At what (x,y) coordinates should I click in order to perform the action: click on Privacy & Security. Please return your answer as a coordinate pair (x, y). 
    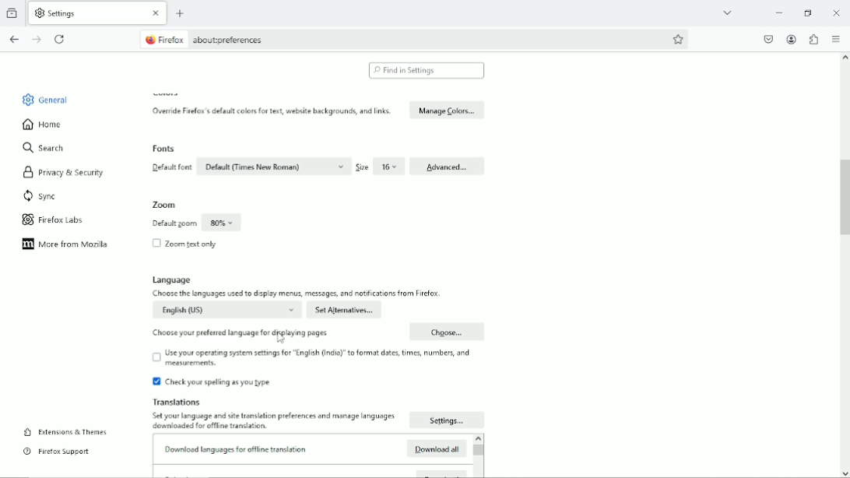
    Looking at the image, I should click on (75, 172).